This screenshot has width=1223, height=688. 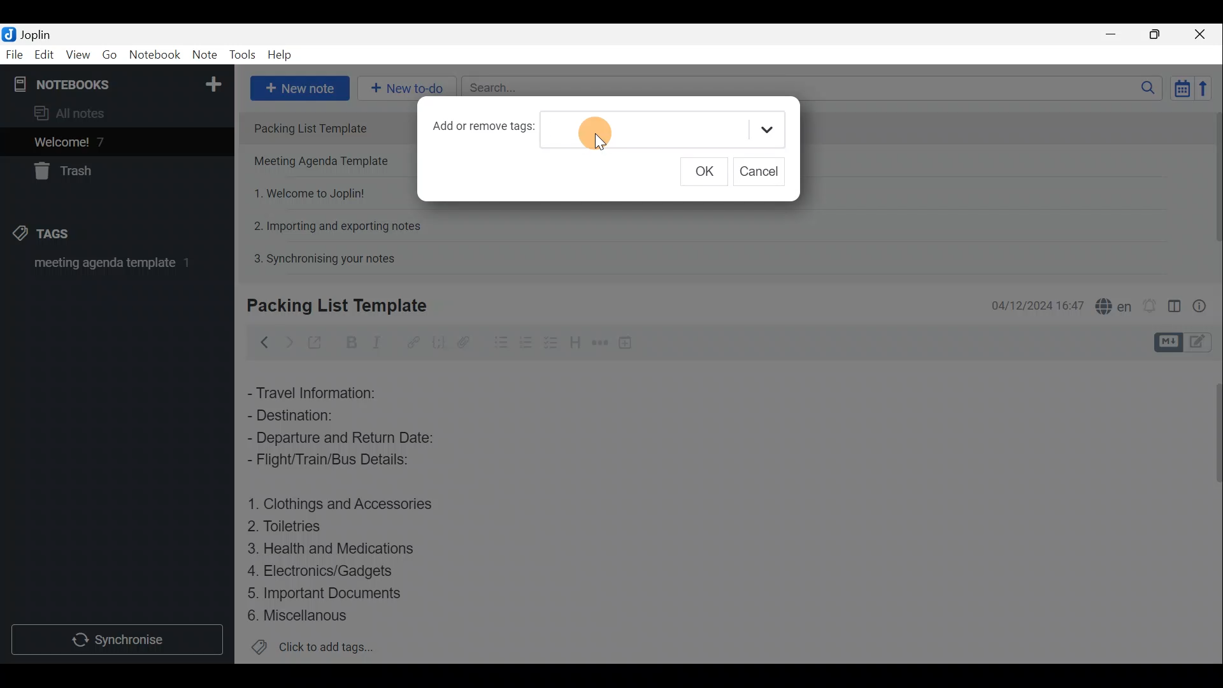 What do you see at coordinates (1149, 303) in the screenshot?
I see `Set alarm` at bounding box center [1149, 303].